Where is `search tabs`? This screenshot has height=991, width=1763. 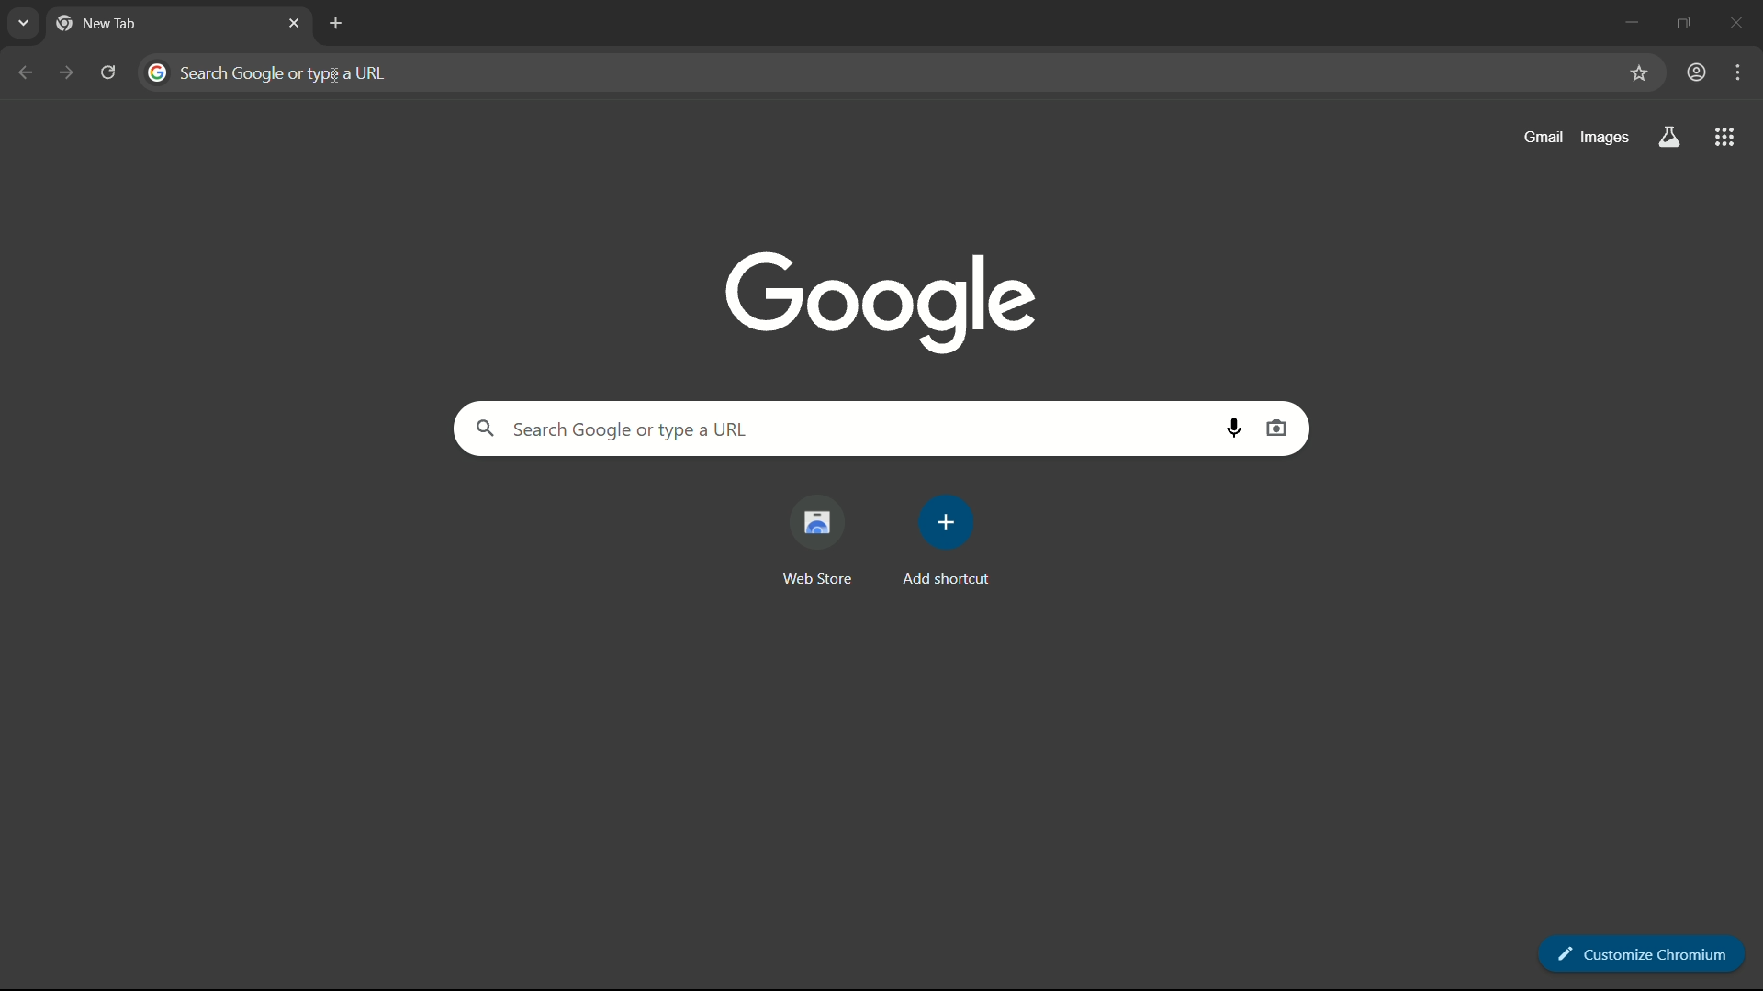
search tabs is located at coordinates (24, 26).